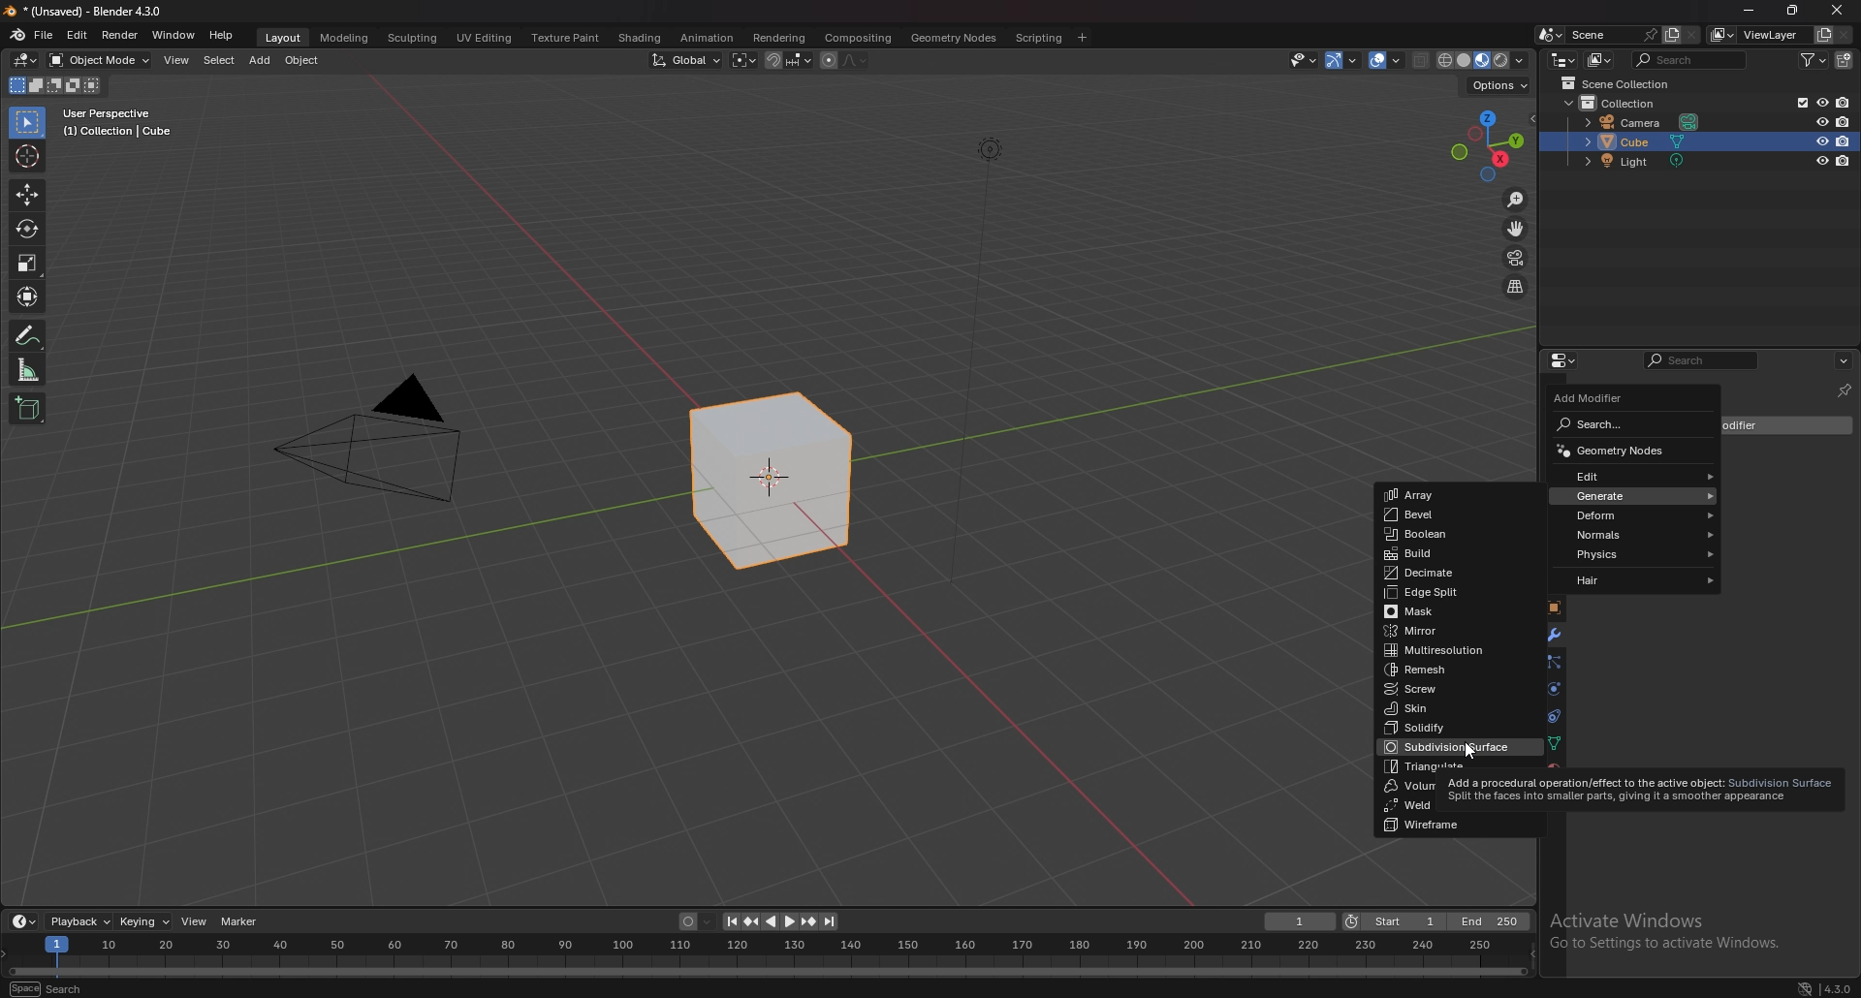  Describe the element at coordinates (1552, 715) in the screenshot. I see `constraints` at that location.